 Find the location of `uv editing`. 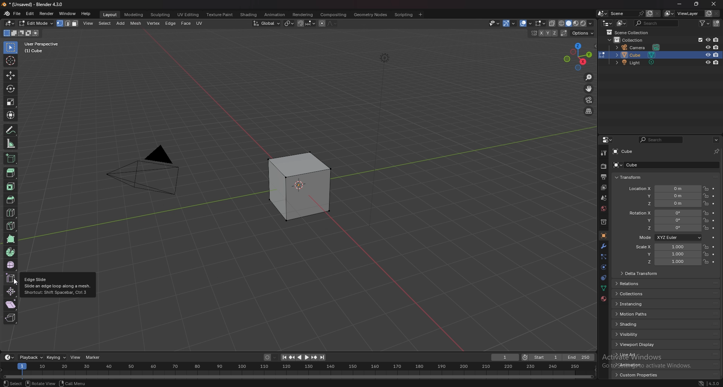

uv editing is located at coordinates (189, 15).